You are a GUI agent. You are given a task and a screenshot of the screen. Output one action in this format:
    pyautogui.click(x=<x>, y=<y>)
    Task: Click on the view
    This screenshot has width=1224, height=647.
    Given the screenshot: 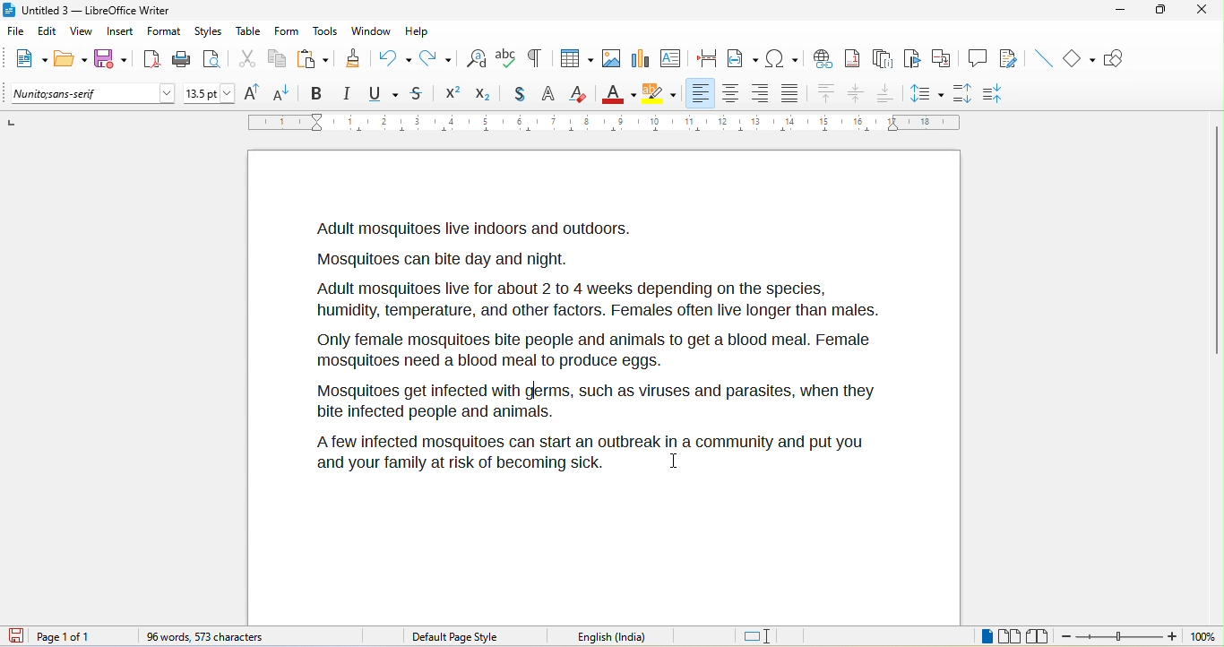 What is the action you would take?
    pyautogui.click(x=87, y=32)
    